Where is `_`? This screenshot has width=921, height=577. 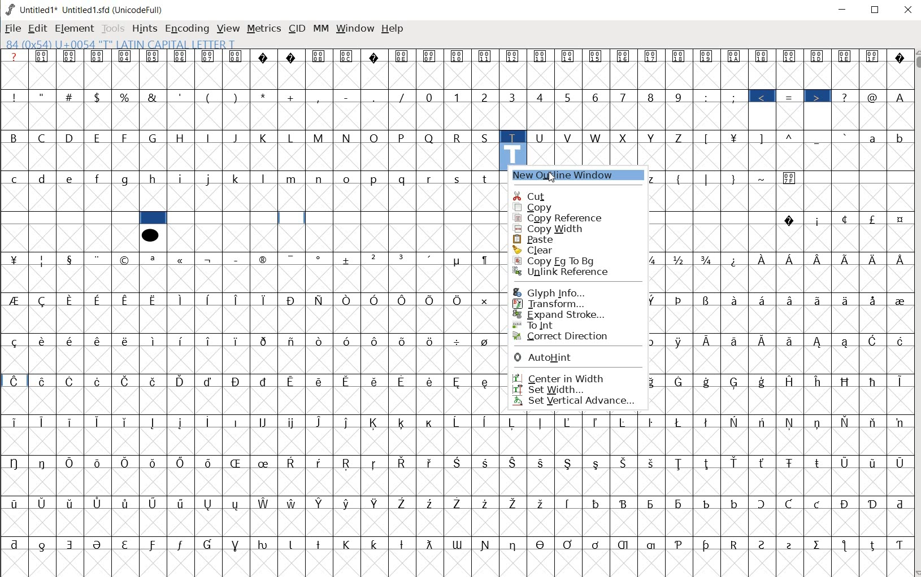 _ is located at coordinates (818, 138).